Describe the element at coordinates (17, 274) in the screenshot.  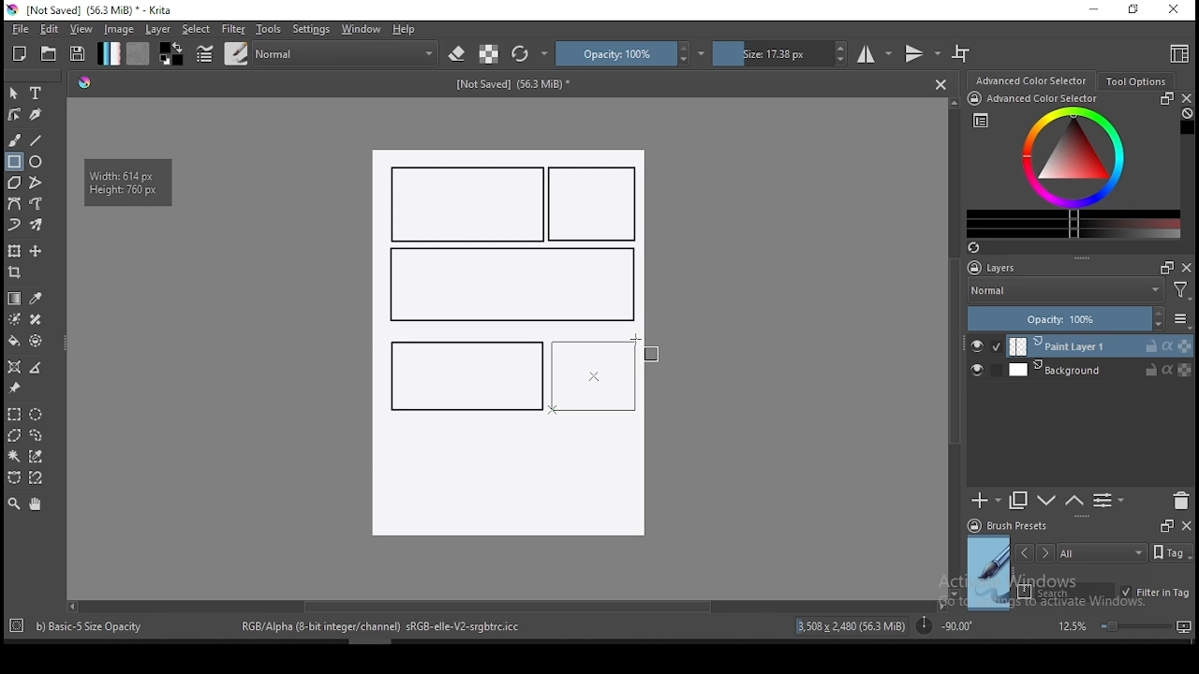
I see `crop tool` at that location.